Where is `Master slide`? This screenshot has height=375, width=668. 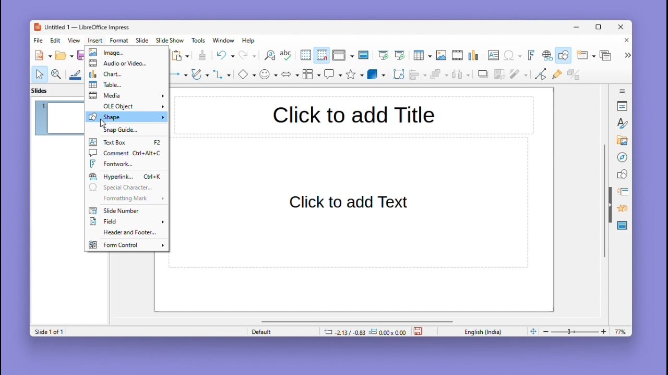
Master slide is located at coordinates (365, 55).